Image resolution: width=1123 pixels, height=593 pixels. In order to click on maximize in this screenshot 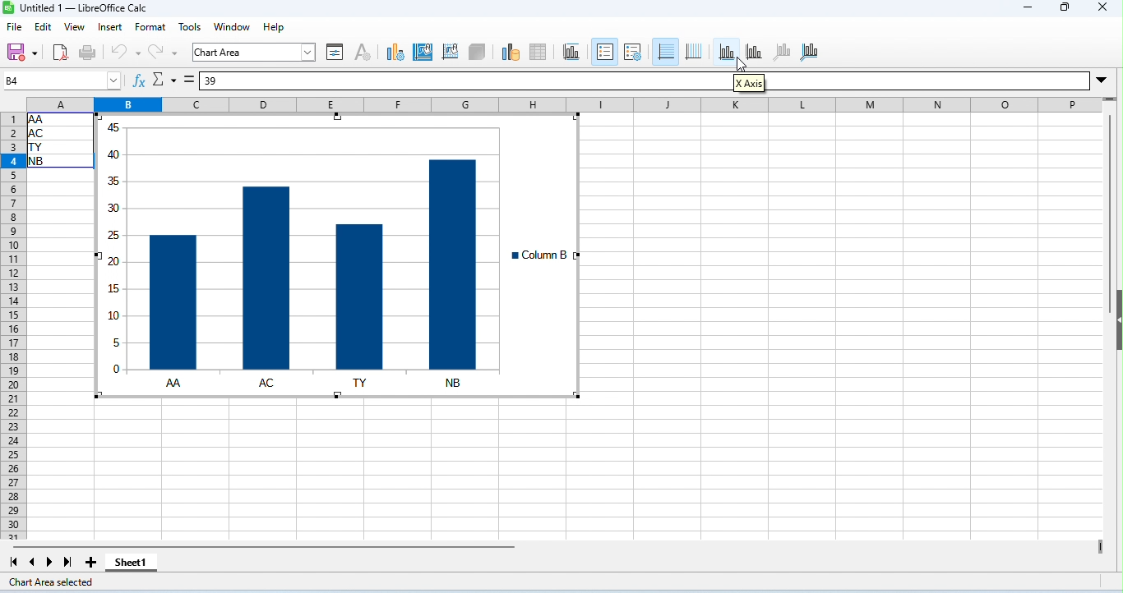, I will do `click(1063, 8)`.